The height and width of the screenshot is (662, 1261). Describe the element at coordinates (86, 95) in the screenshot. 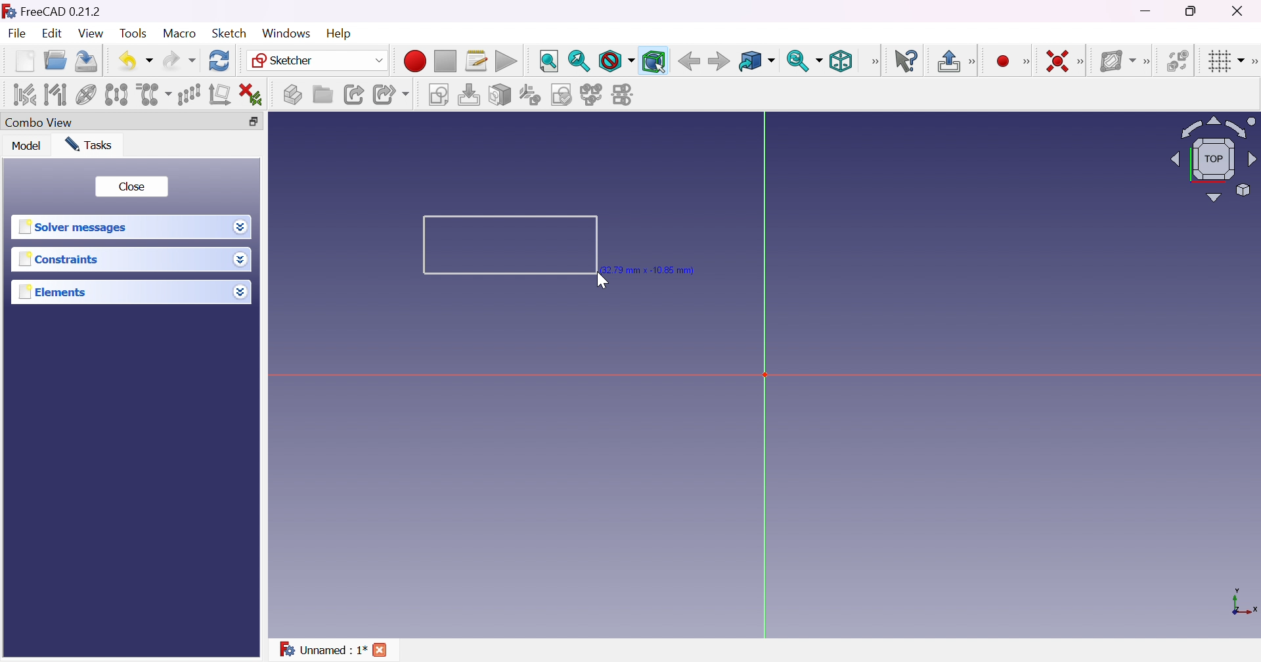

I see `Show/hide internal geometry` at that location.